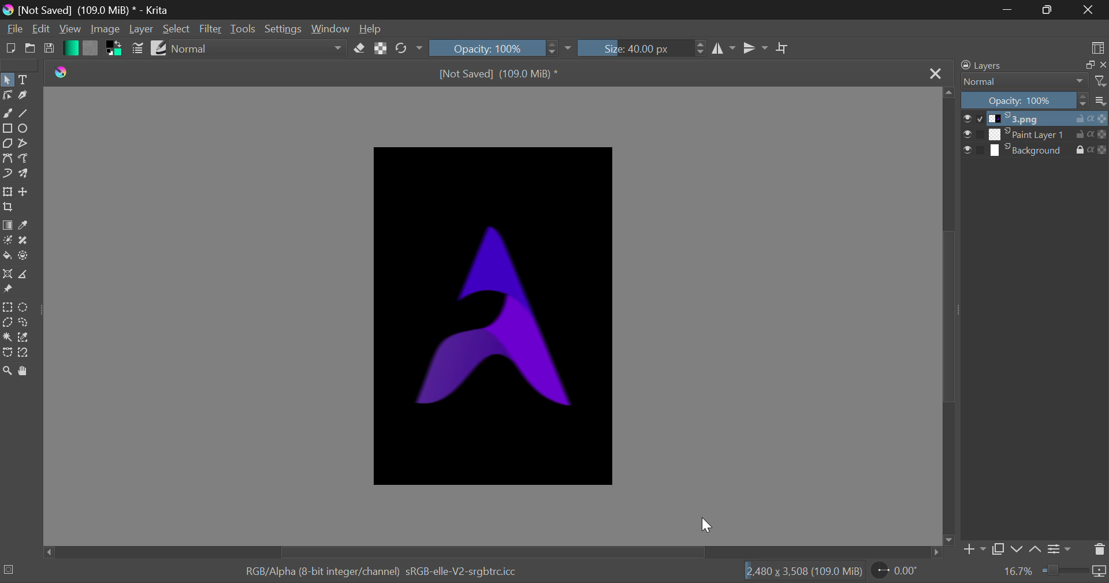  I want to click on Transform Layers, so click(8, 192).